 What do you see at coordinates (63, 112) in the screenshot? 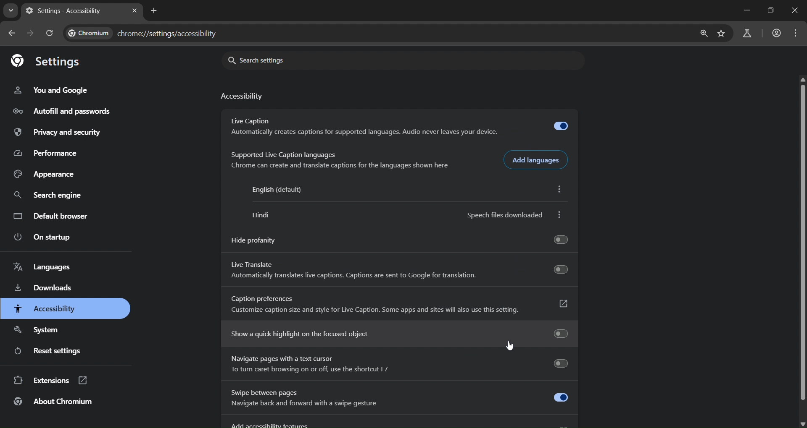
I see `autofill and passwords` at bounding box center [63, 112].